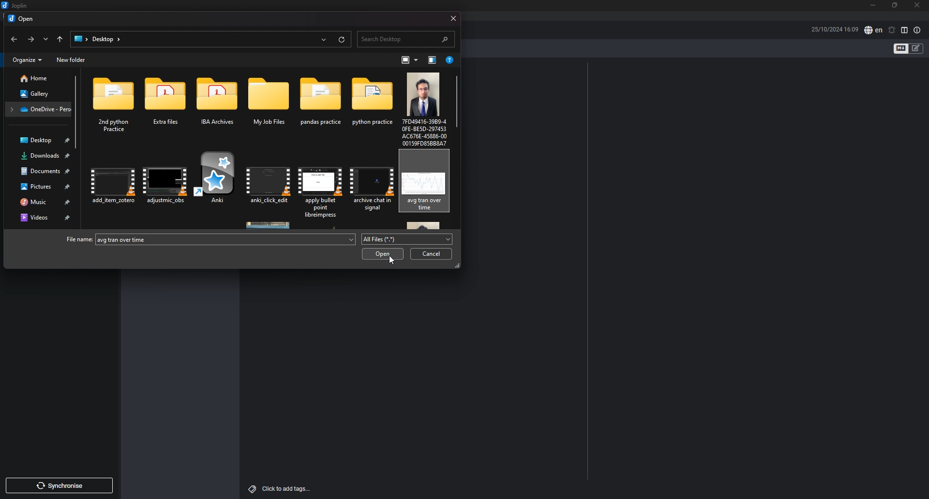 This screenshot has height=499, width=929. What do you see at coordinates (167, 107) in the screenshot?
I see `Extra Files` at bounding box center [167, 107].